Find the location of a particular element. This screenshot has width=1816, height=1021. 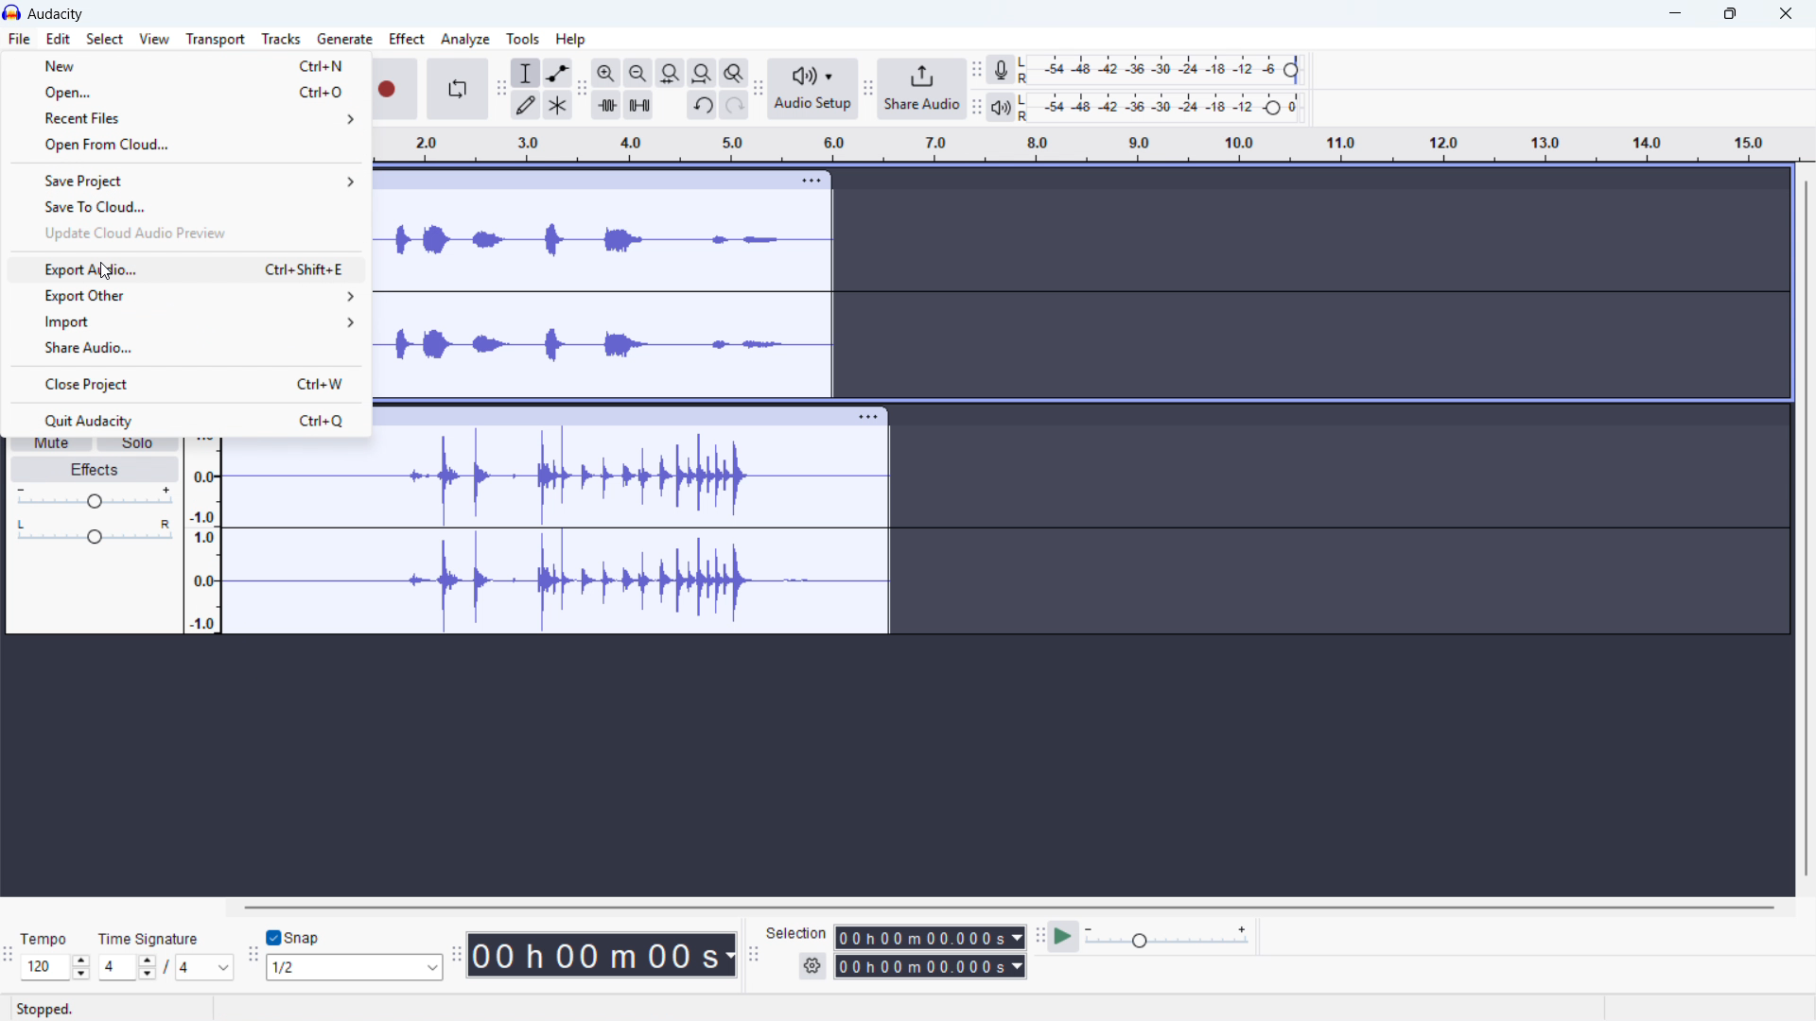

Timestamp is located at coordinates (604, 955).